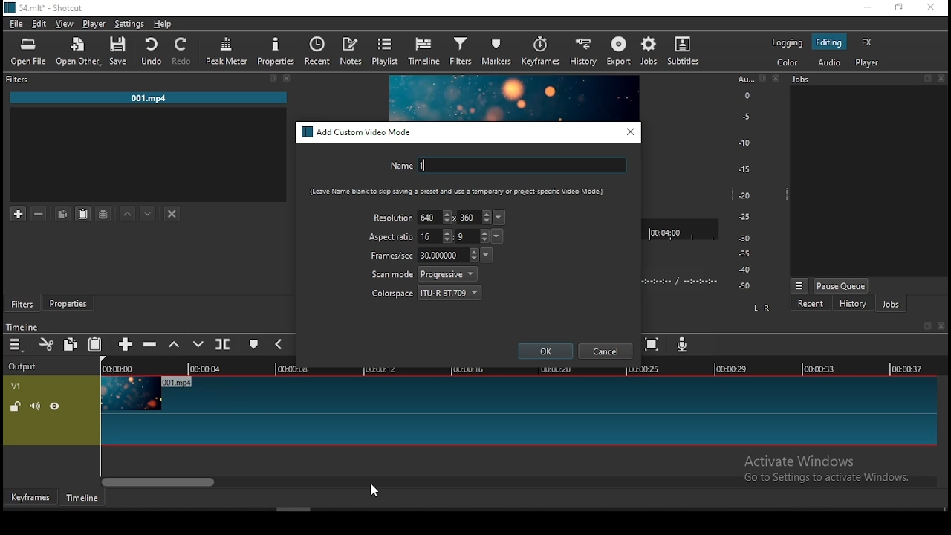 The height and width of the screenshot is (535, 951). Describe the element at coordinates (393, 217) in the screenshot. I see `resolution` at that location.